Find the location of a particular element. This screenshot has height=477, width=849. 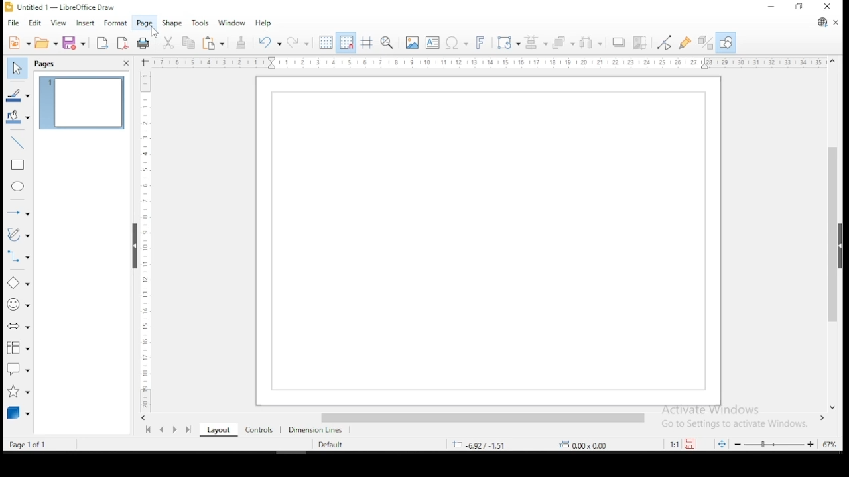

pages is located at coordinates (46, 64).